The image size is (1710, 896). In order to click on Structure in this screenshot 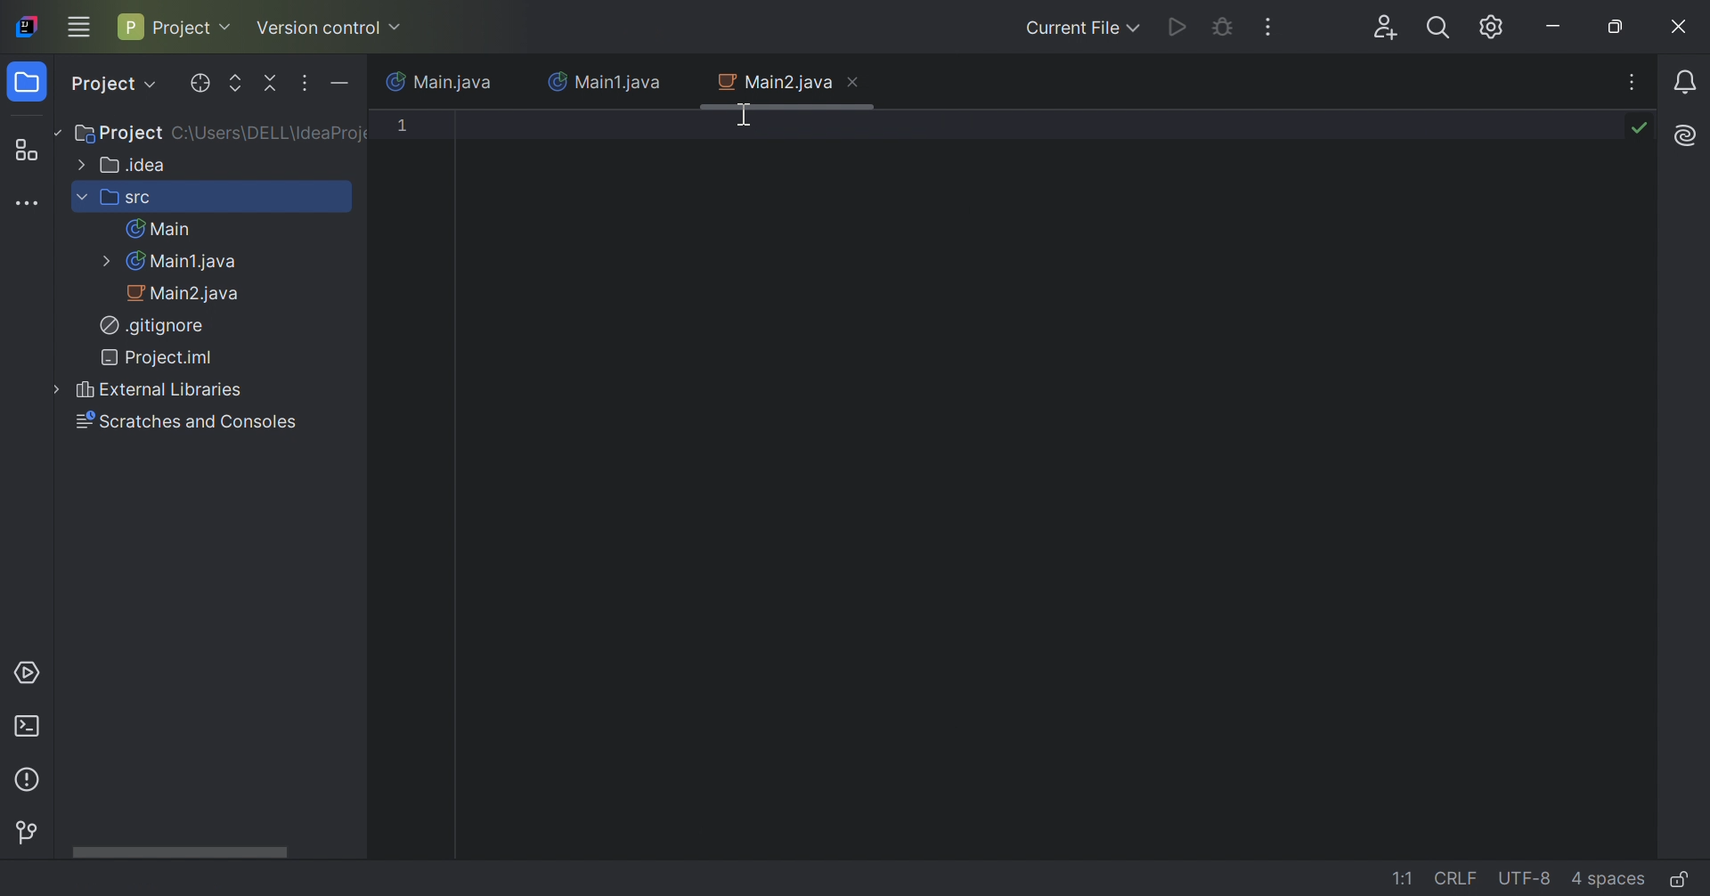, I will do `click(33, 150)`.